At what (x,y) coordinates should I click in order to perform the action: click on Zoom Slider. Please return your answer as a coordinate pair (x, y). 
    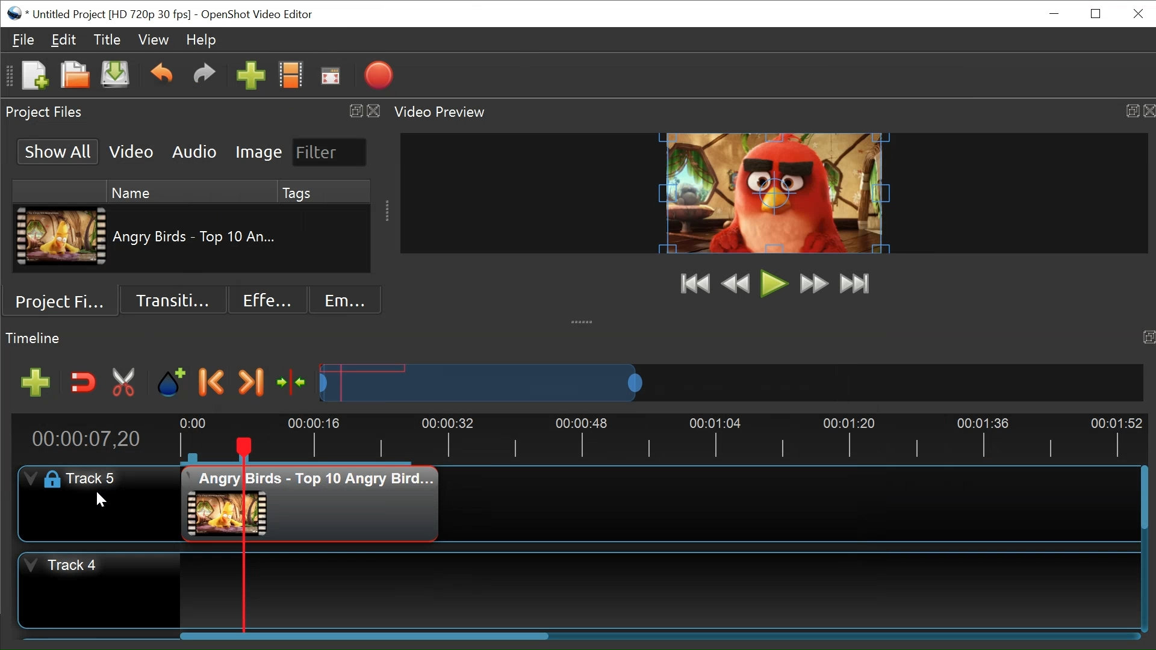
    Looking at the image, I should click on (732, 383).